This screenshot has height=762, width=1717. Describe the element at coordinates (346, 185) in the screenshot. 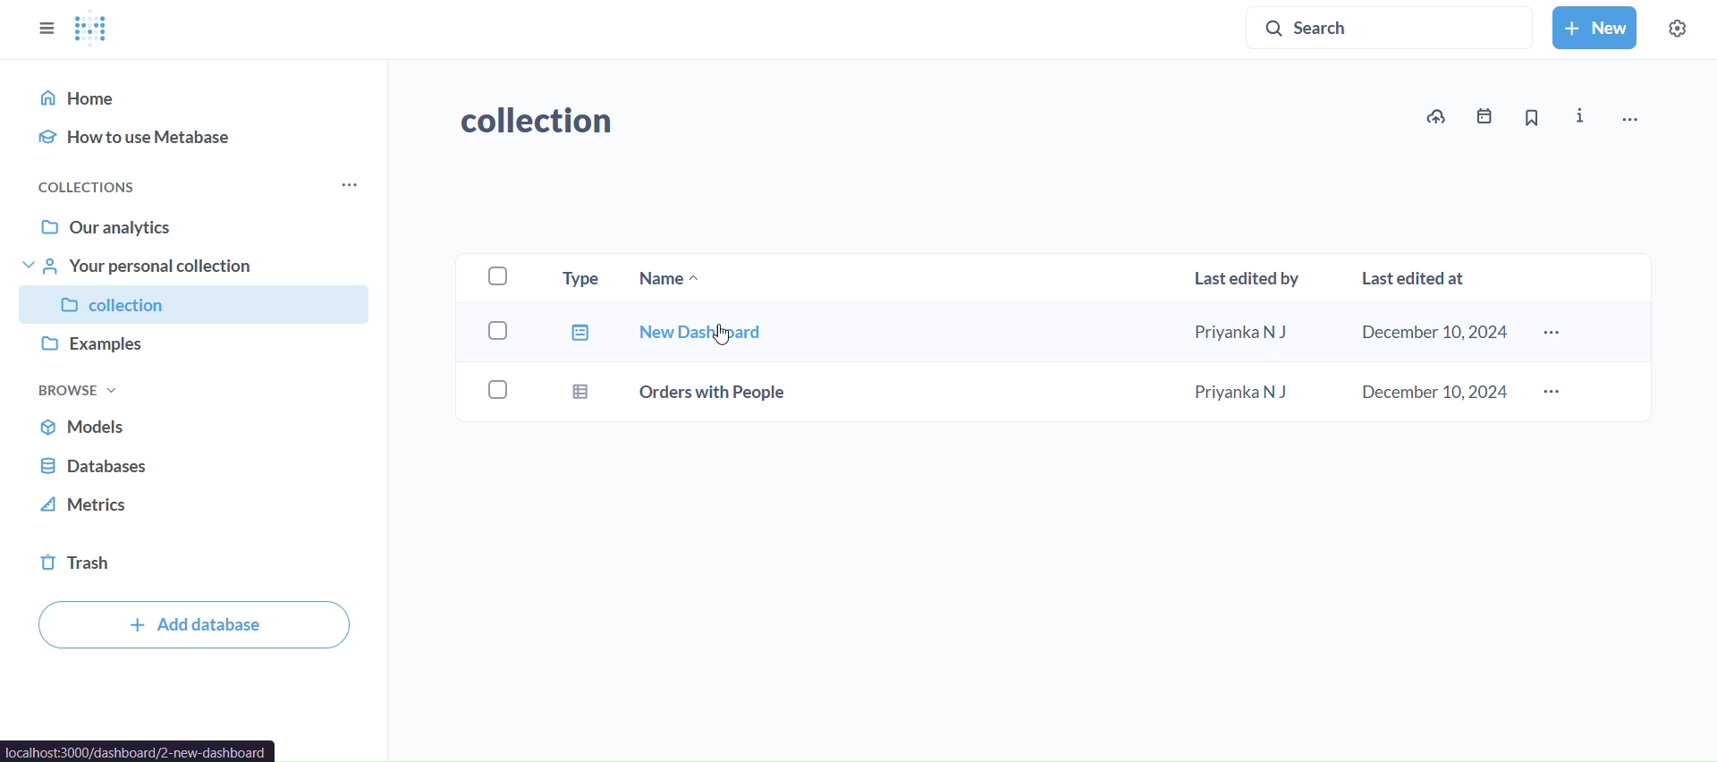

I see `more` at that location.